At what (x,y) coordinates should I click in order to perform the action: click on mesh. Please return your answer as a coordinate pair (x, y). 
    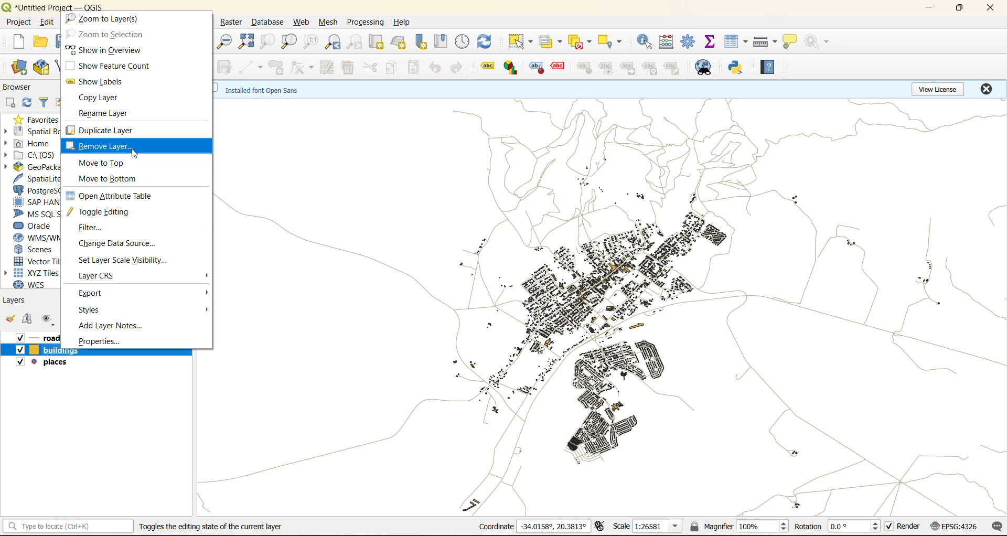
    Looking at the image, I should click on (329, 22).